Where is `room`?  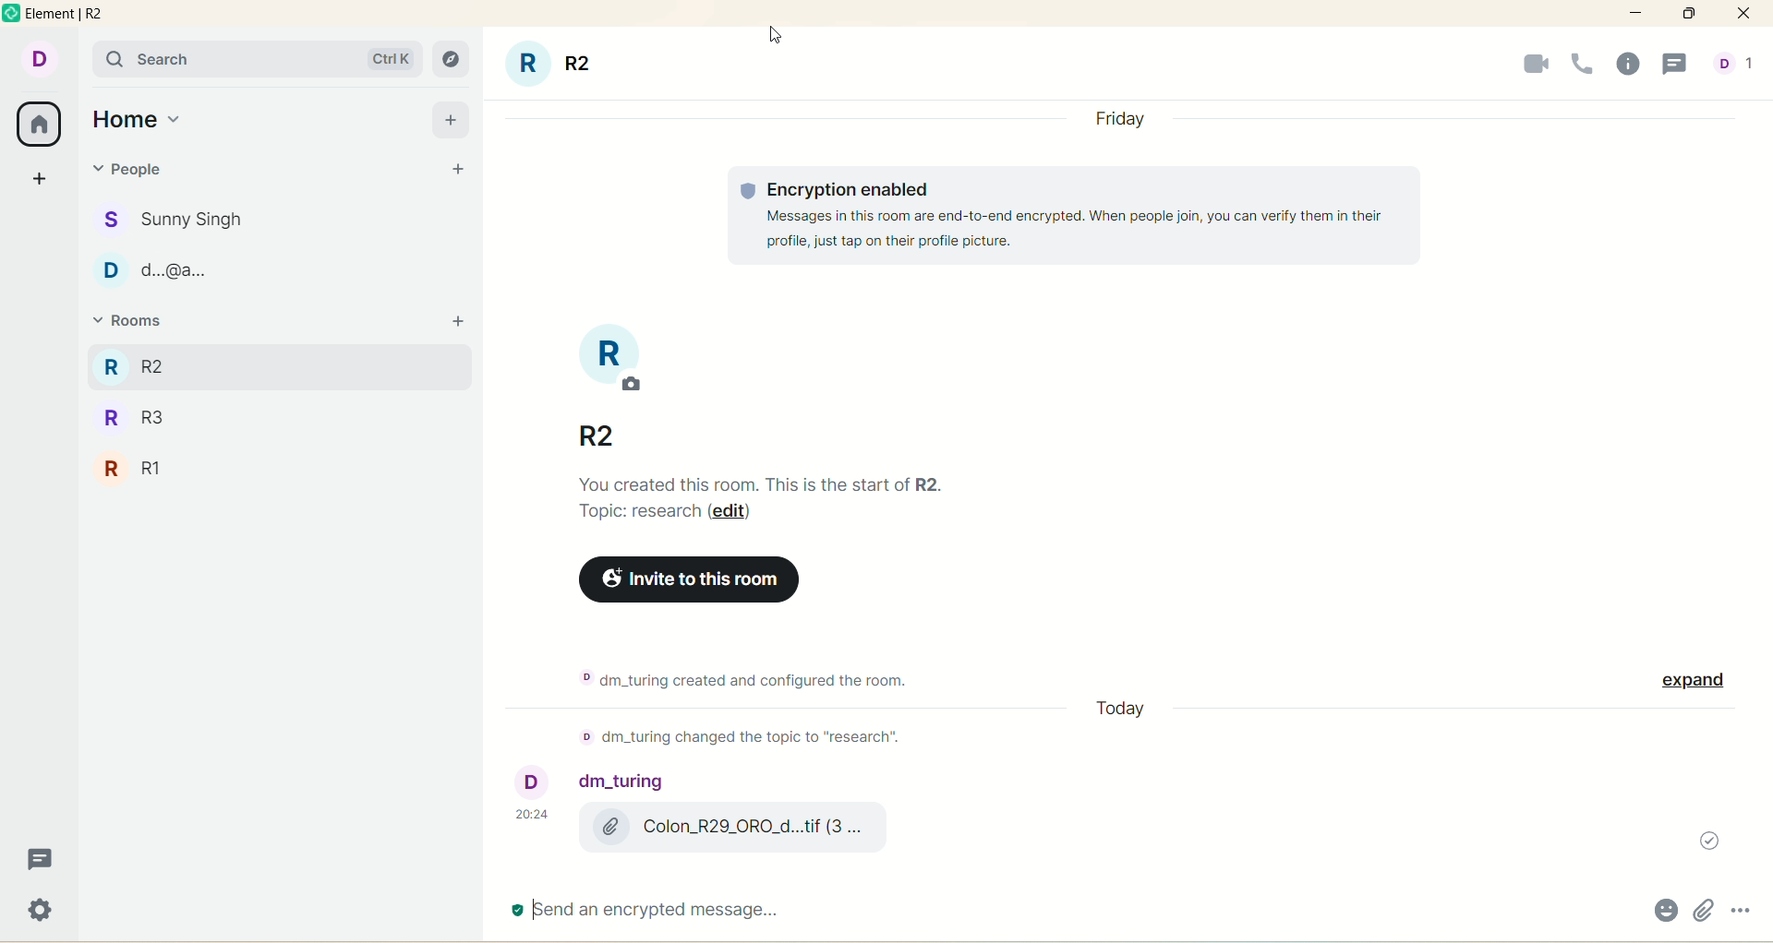 room is located at coordinates (553, 66).